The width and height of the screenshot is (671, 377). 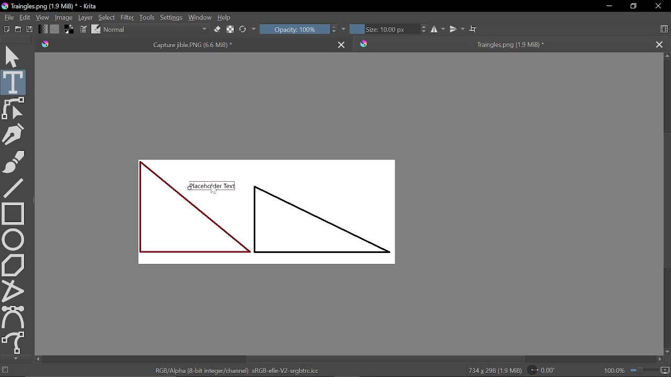 What do you see at coordinates (634, 6) in the screenshot?
I see `Restore down` at bounding box center [634, 6].